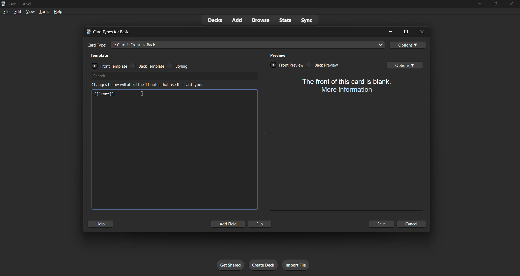  What do you see at coordinates (298, 265) in the screenshot?
I see `import file` at bounding box center [298, 265].